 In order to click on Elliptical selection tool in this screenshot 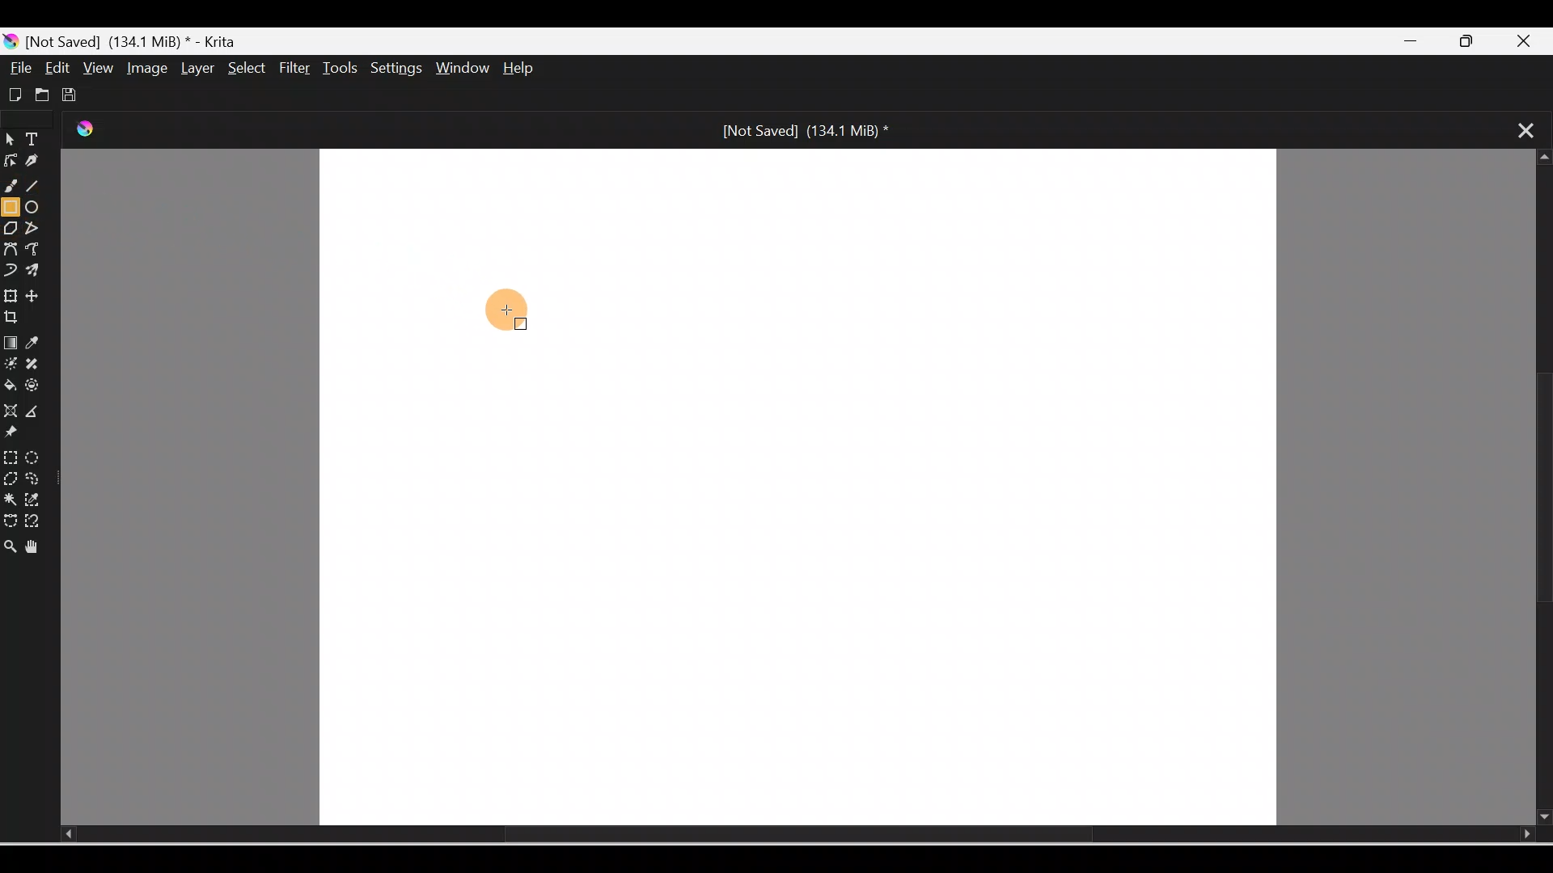, I will do `click(33, 455)`.